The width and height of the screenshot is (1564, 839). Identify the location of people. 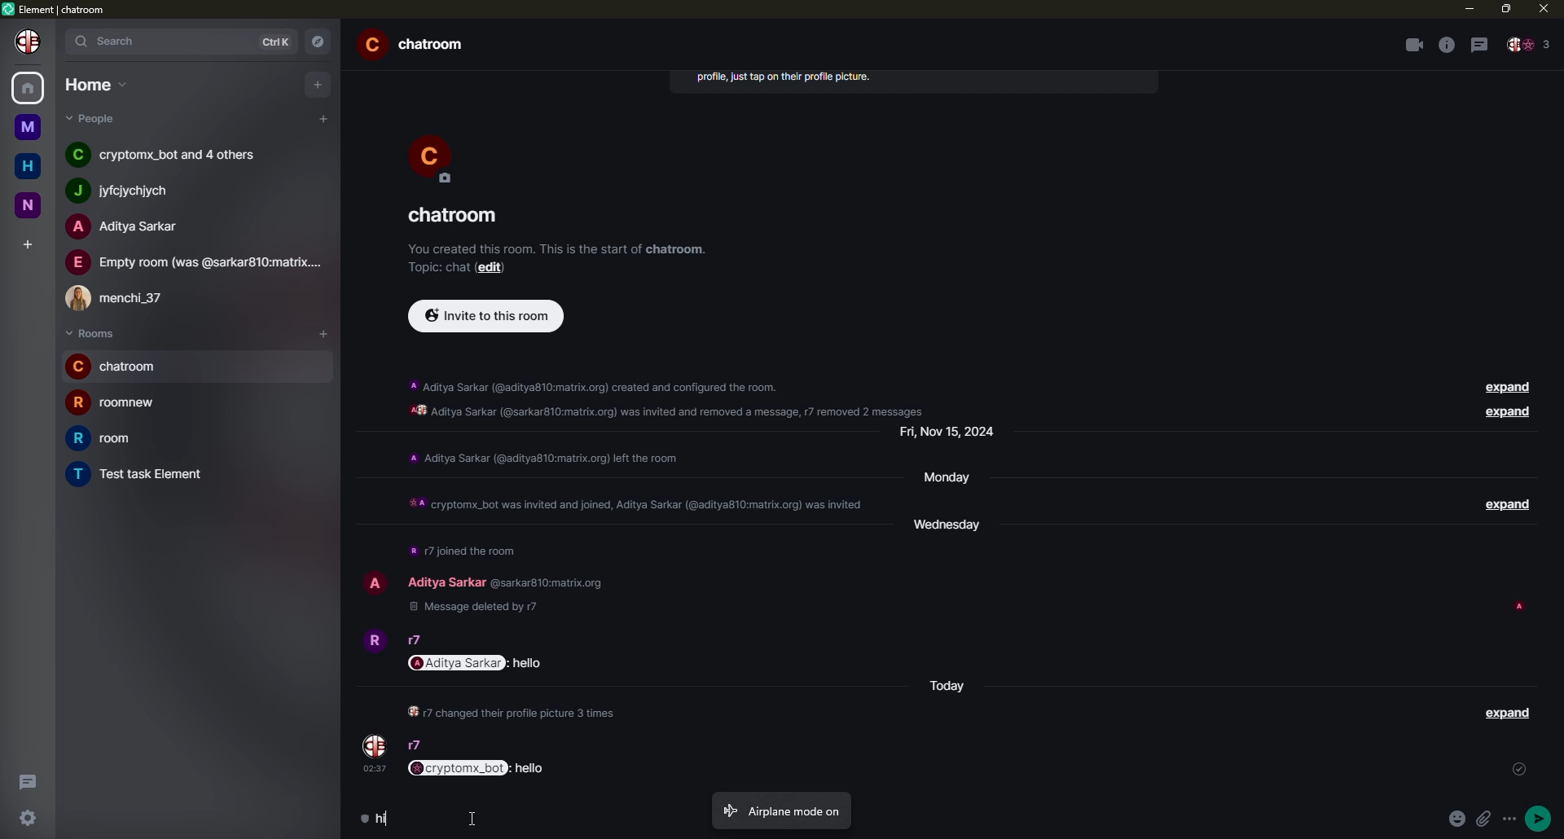
(194, 262).